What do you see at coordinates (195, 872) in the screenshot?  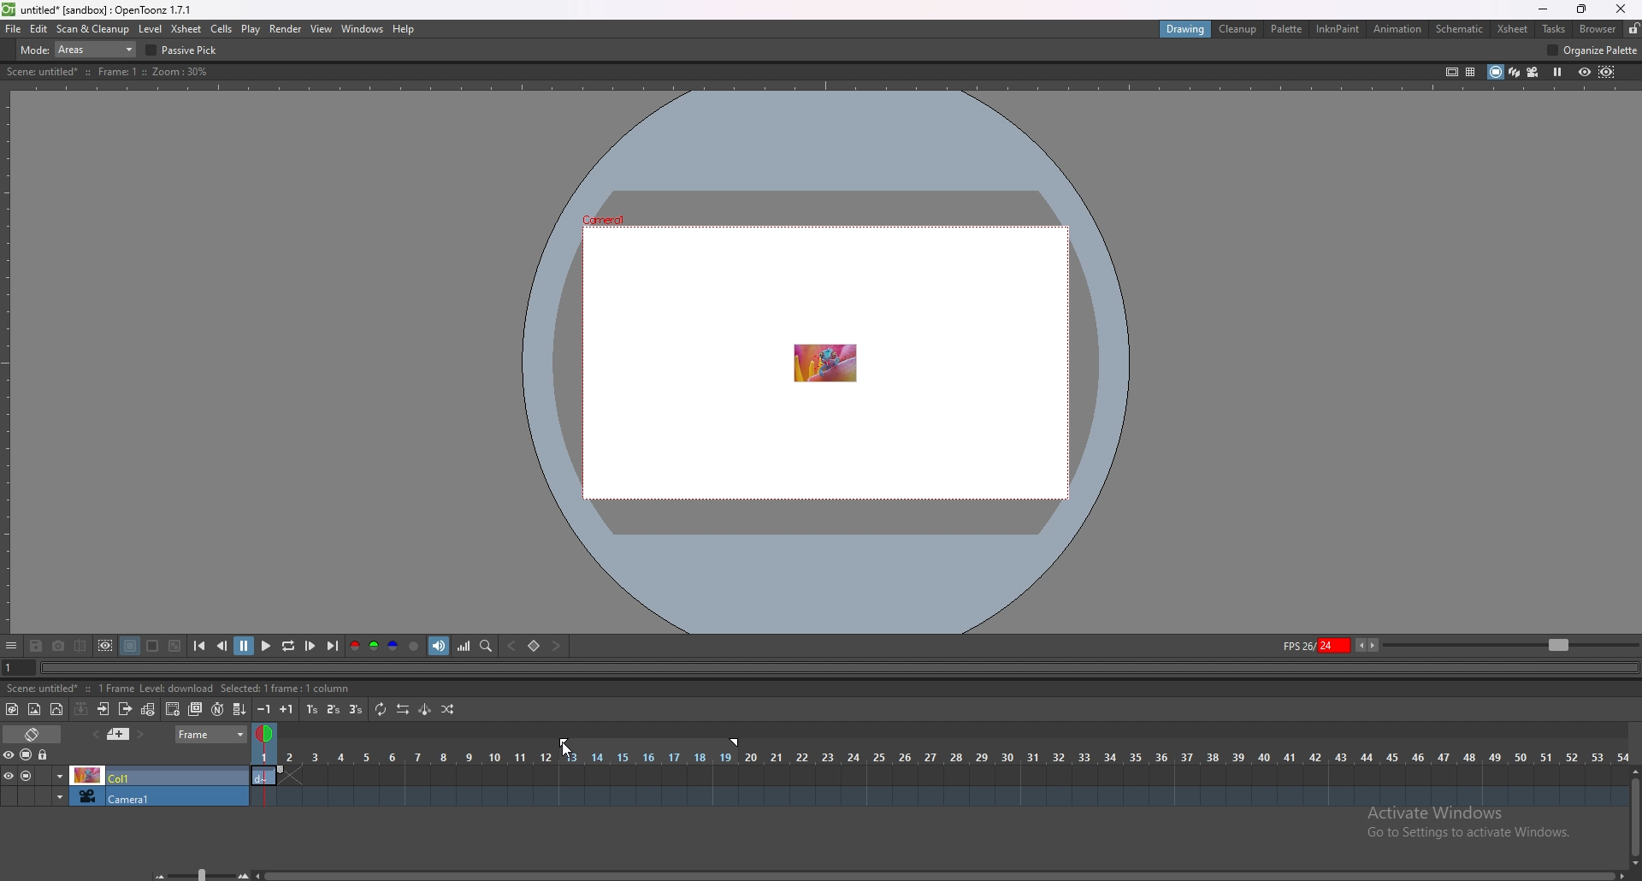 I see `zoom` at bounding box center [195, 872].